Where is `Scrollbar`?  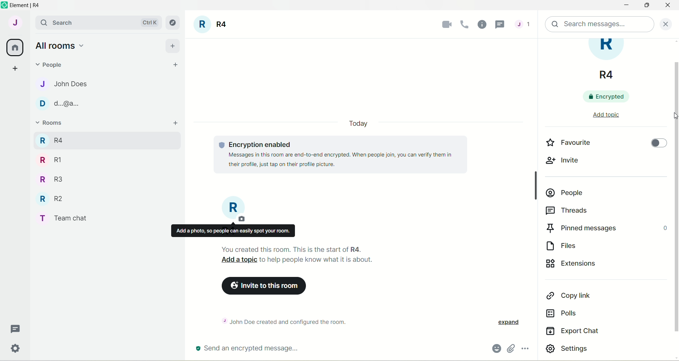 Scrollbar is located at coordinates (534, 184).